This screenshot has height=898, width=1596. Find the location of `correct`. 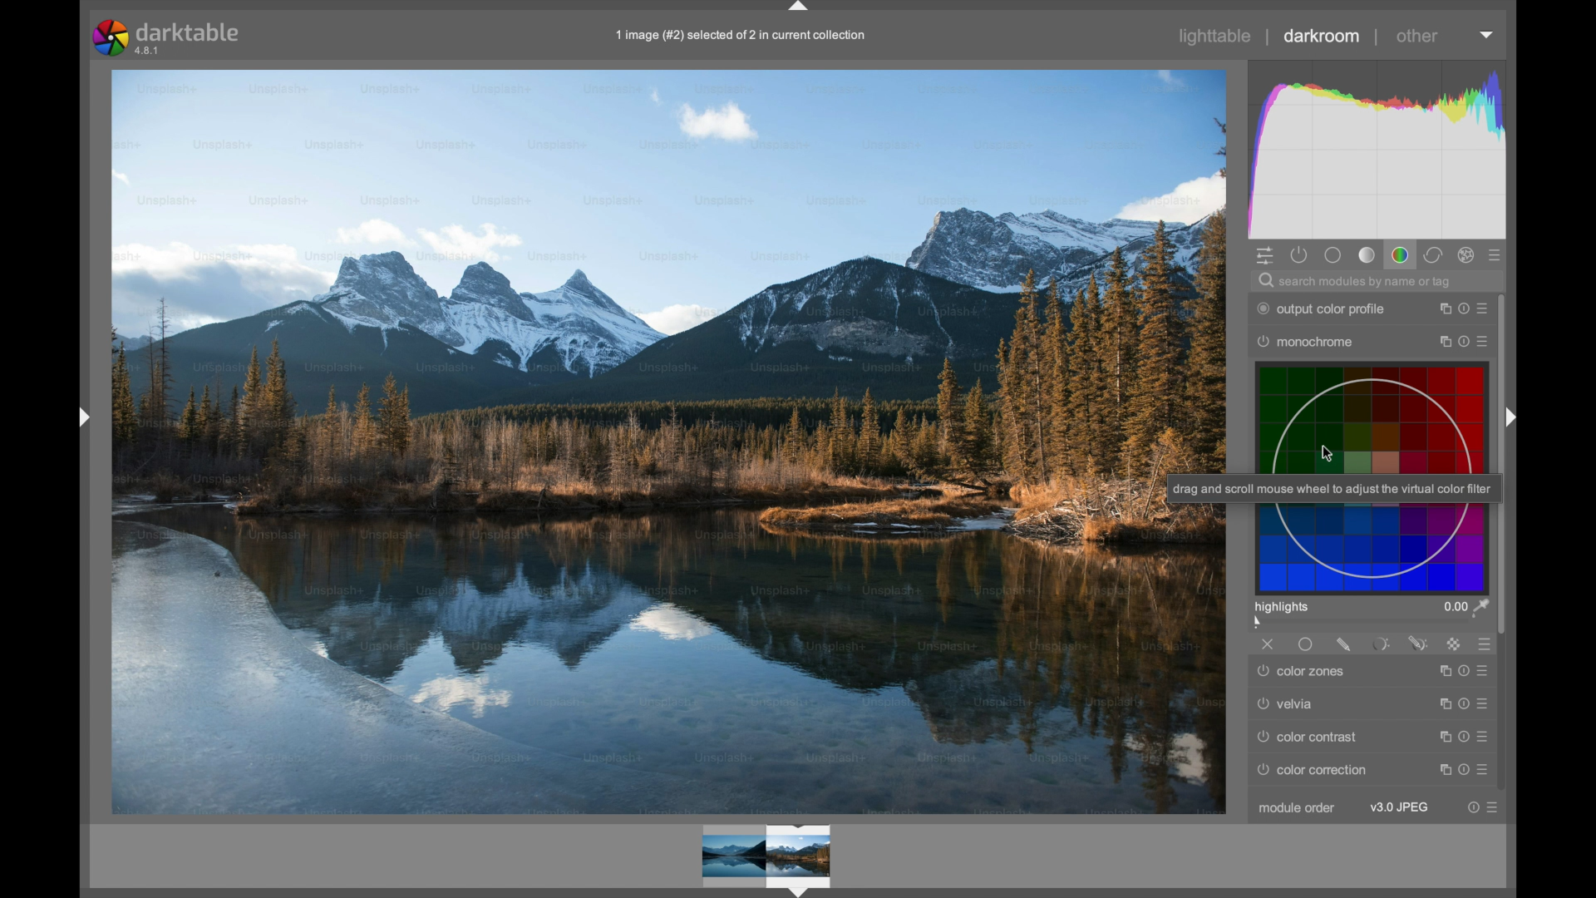

correct is located at coordinates (1433, 256).